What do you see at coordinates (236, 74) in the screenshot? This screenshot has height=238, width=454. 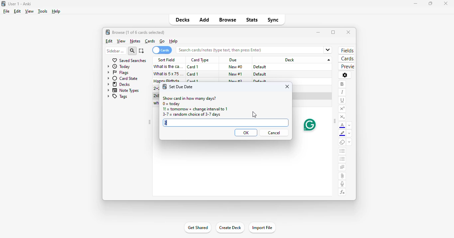 I see `new #1` at bounding box center [236, 74].